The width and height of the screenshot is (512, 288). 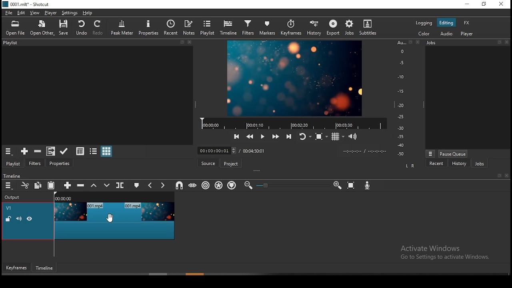 What do you see at coordinates (367, 185) in the screenshot?
I see `record audio` at bounding box center [367, 185].